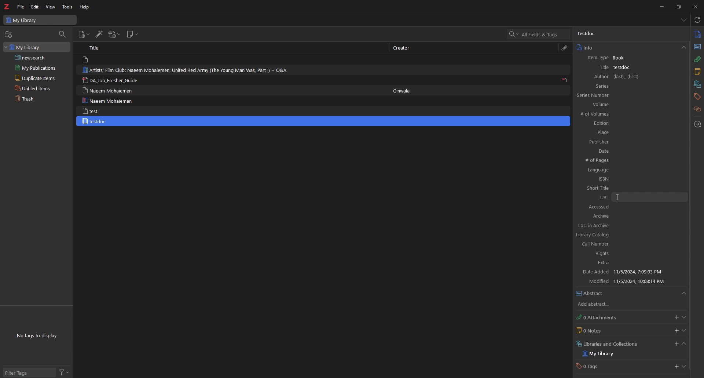  Describe the element at coordinates (697, 34) in the screenshot. I see `info` at that location.